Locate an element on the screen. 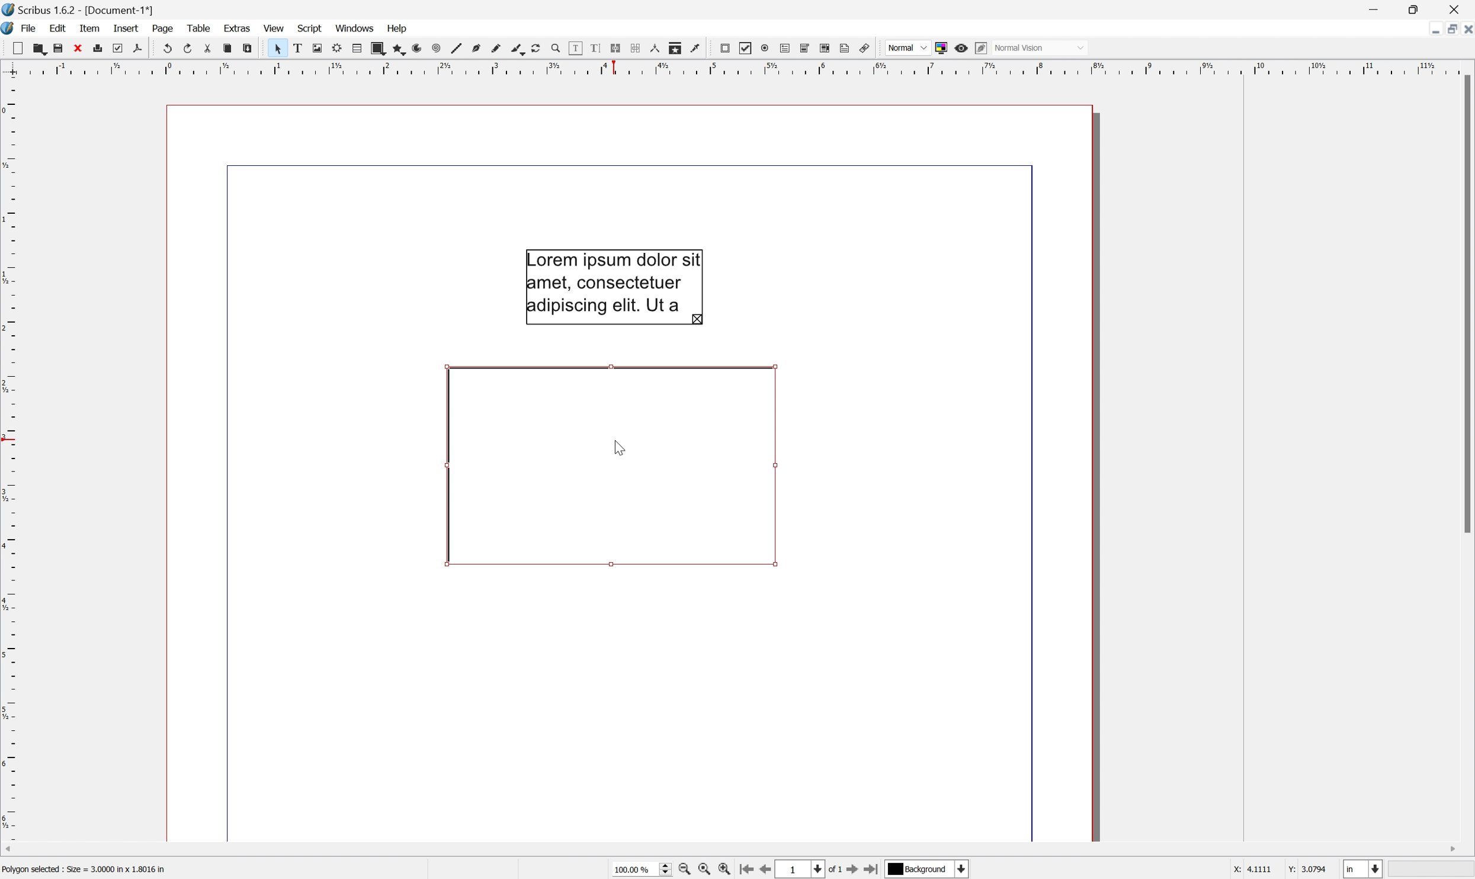 The width and height of the screenshot is (1475, 879). Rotate item is located at coordinates (613, 464).